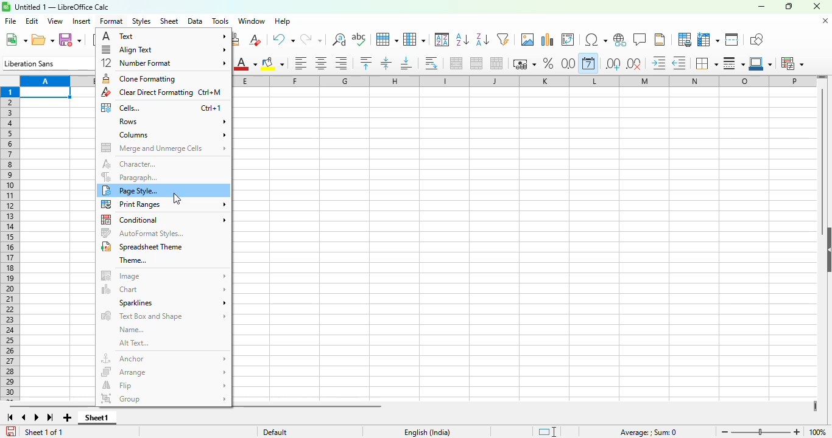 The image size is (832, 438). Describe the element at coordinates (524, 64) in the screenshot. I see `format as currency` at that location.